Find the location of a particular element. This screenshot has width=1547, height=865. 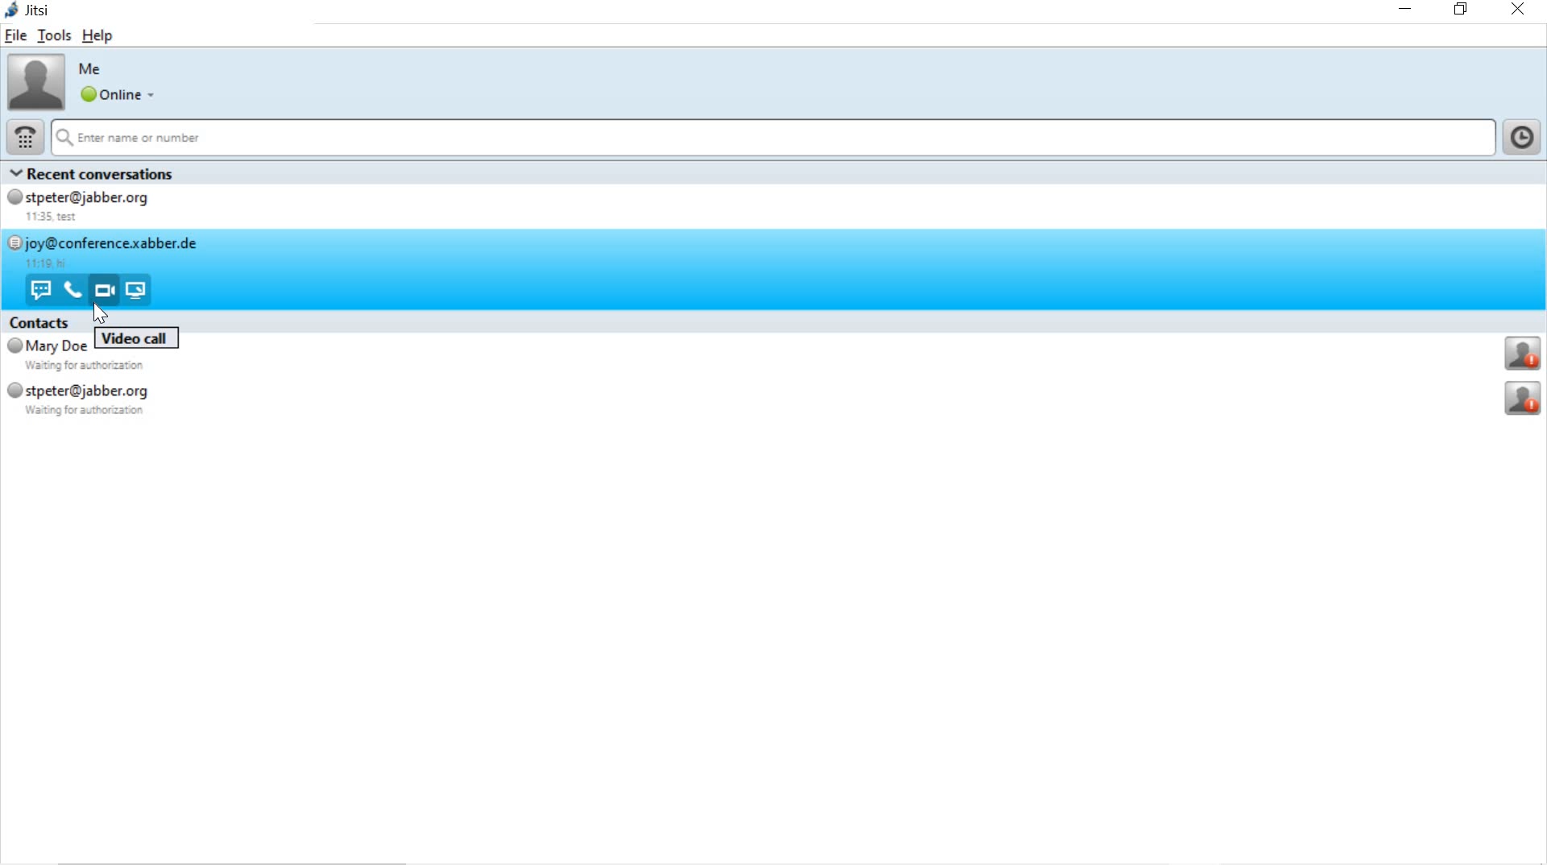

stpeter@jabber.org 11:35 test is located at coordinates (97, 208).